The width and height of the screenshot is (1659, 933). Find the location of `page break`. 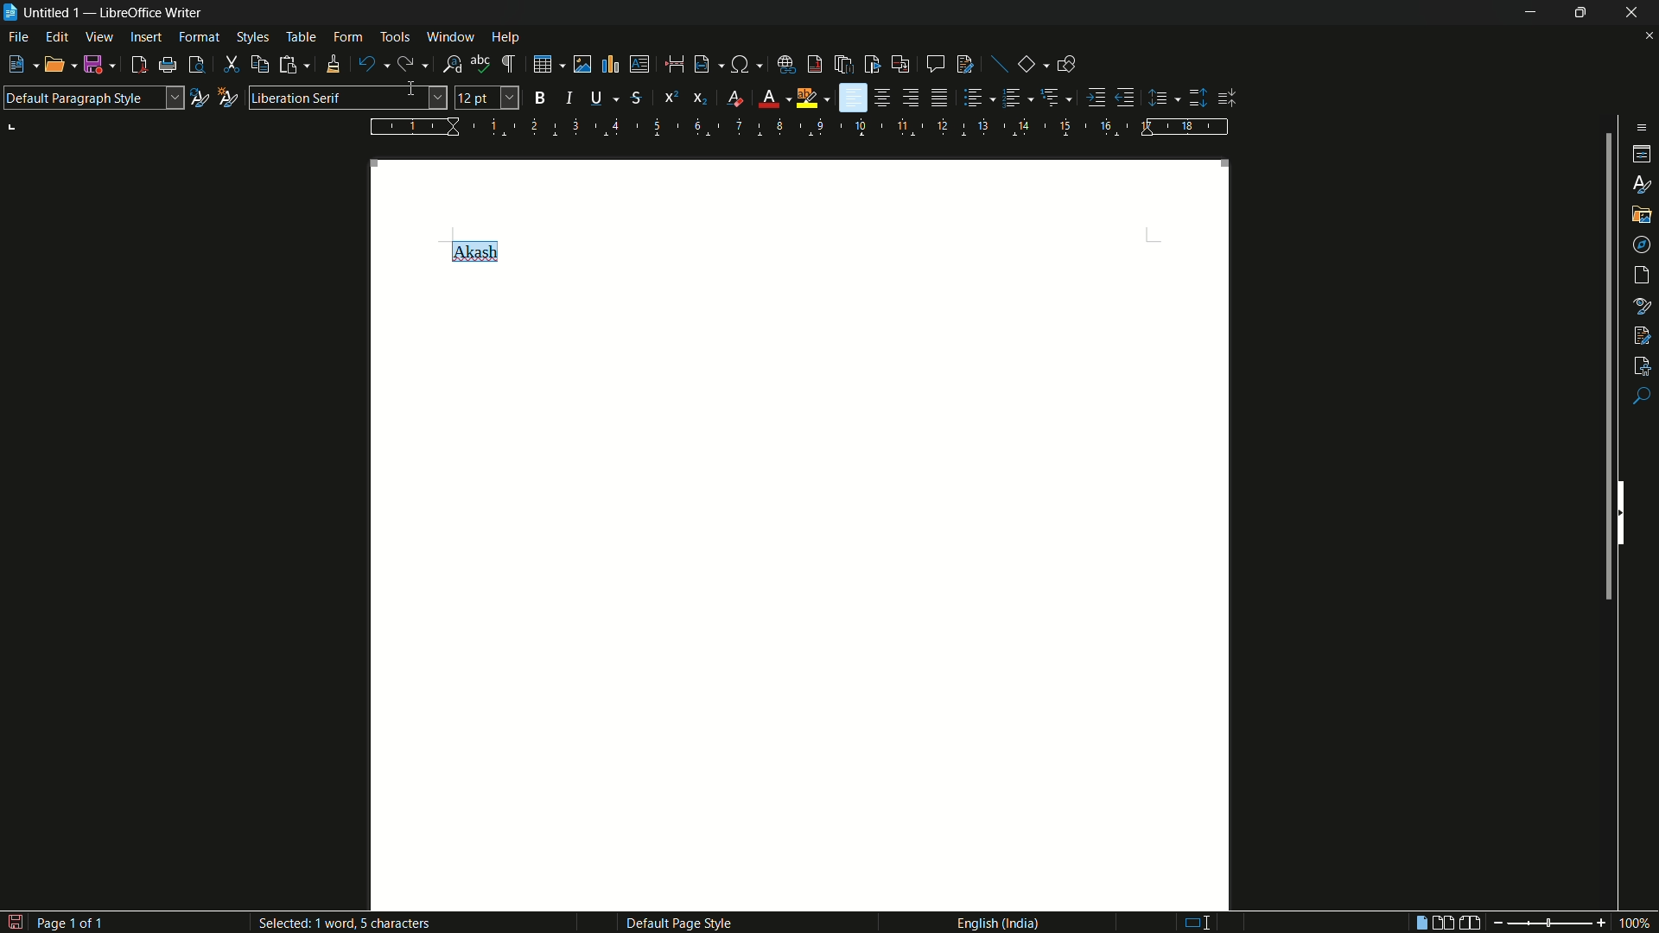

page break is located at coordinates (673, 64).